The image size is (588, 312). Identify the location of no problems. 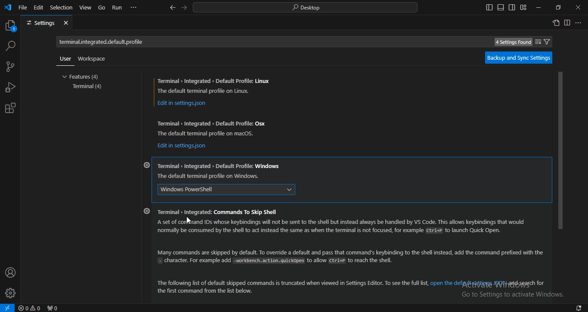
(30, 308).